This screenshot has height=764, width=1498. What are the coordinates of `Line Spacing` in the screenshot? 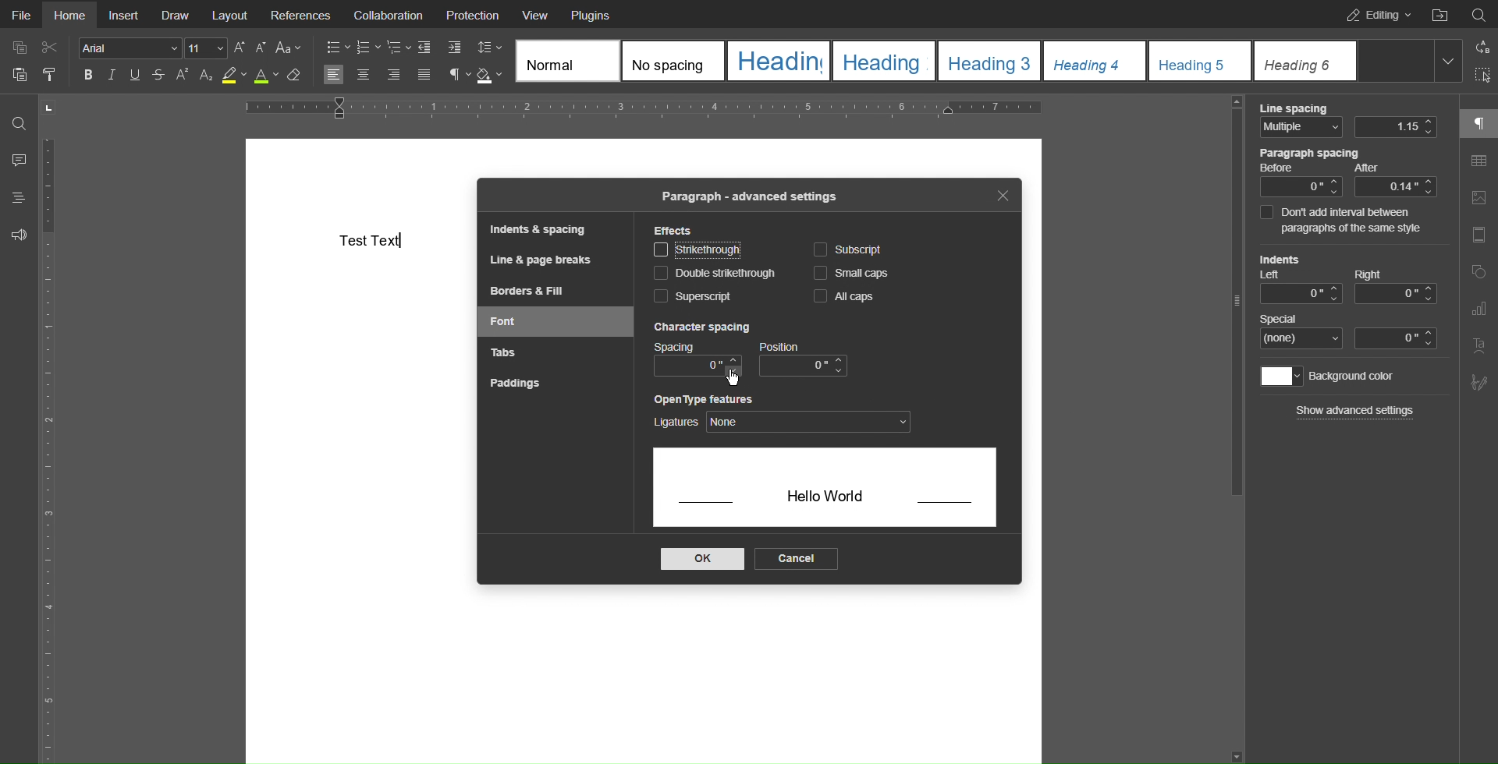 It's located at (1348, 121).